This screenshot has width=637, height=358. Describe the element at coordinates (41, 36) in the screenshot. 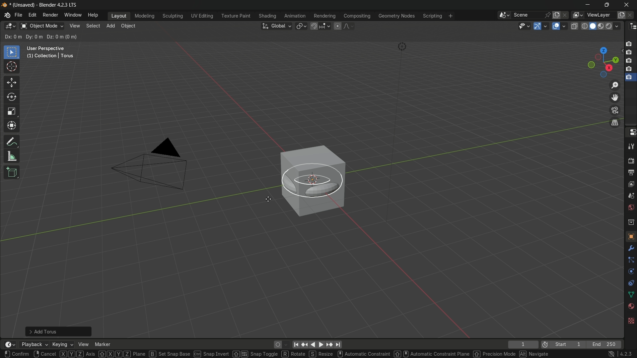

I see `Dx:0m Dy:0m Dz:0m (0m)` at that location.